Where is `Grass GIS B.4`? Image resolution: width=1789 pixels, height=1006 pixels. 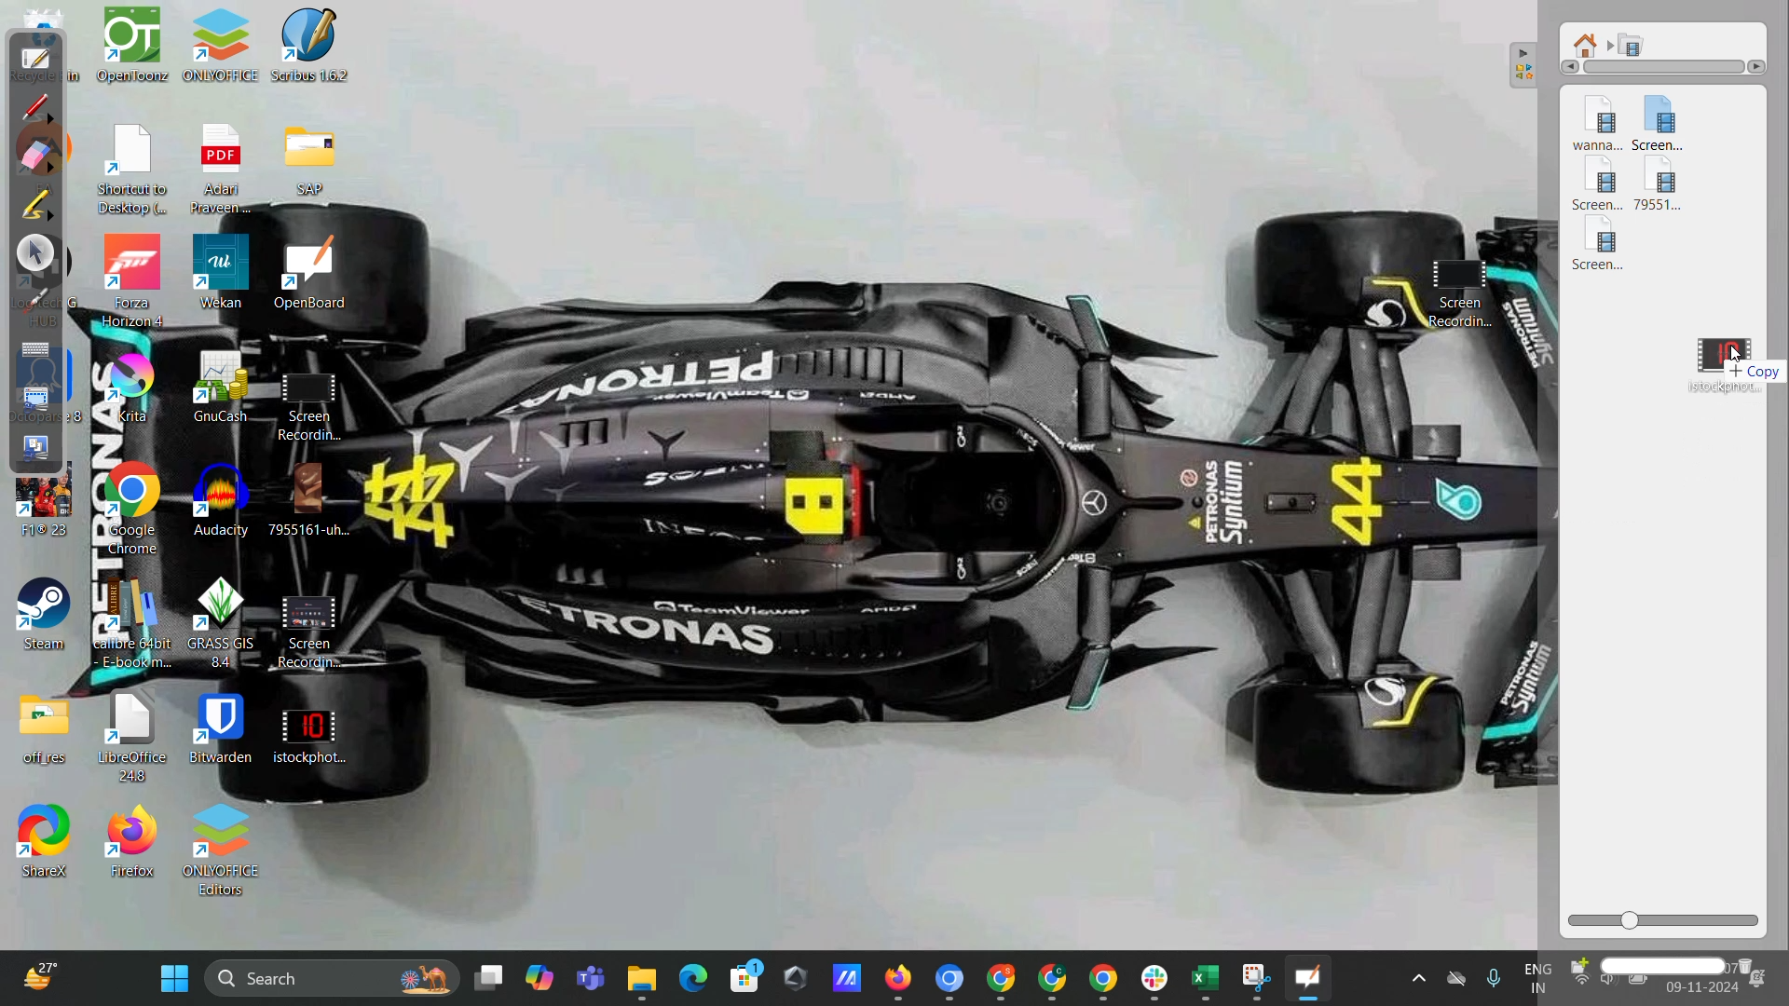 Grass GIS B.4 is located at coordinates (222, 621).